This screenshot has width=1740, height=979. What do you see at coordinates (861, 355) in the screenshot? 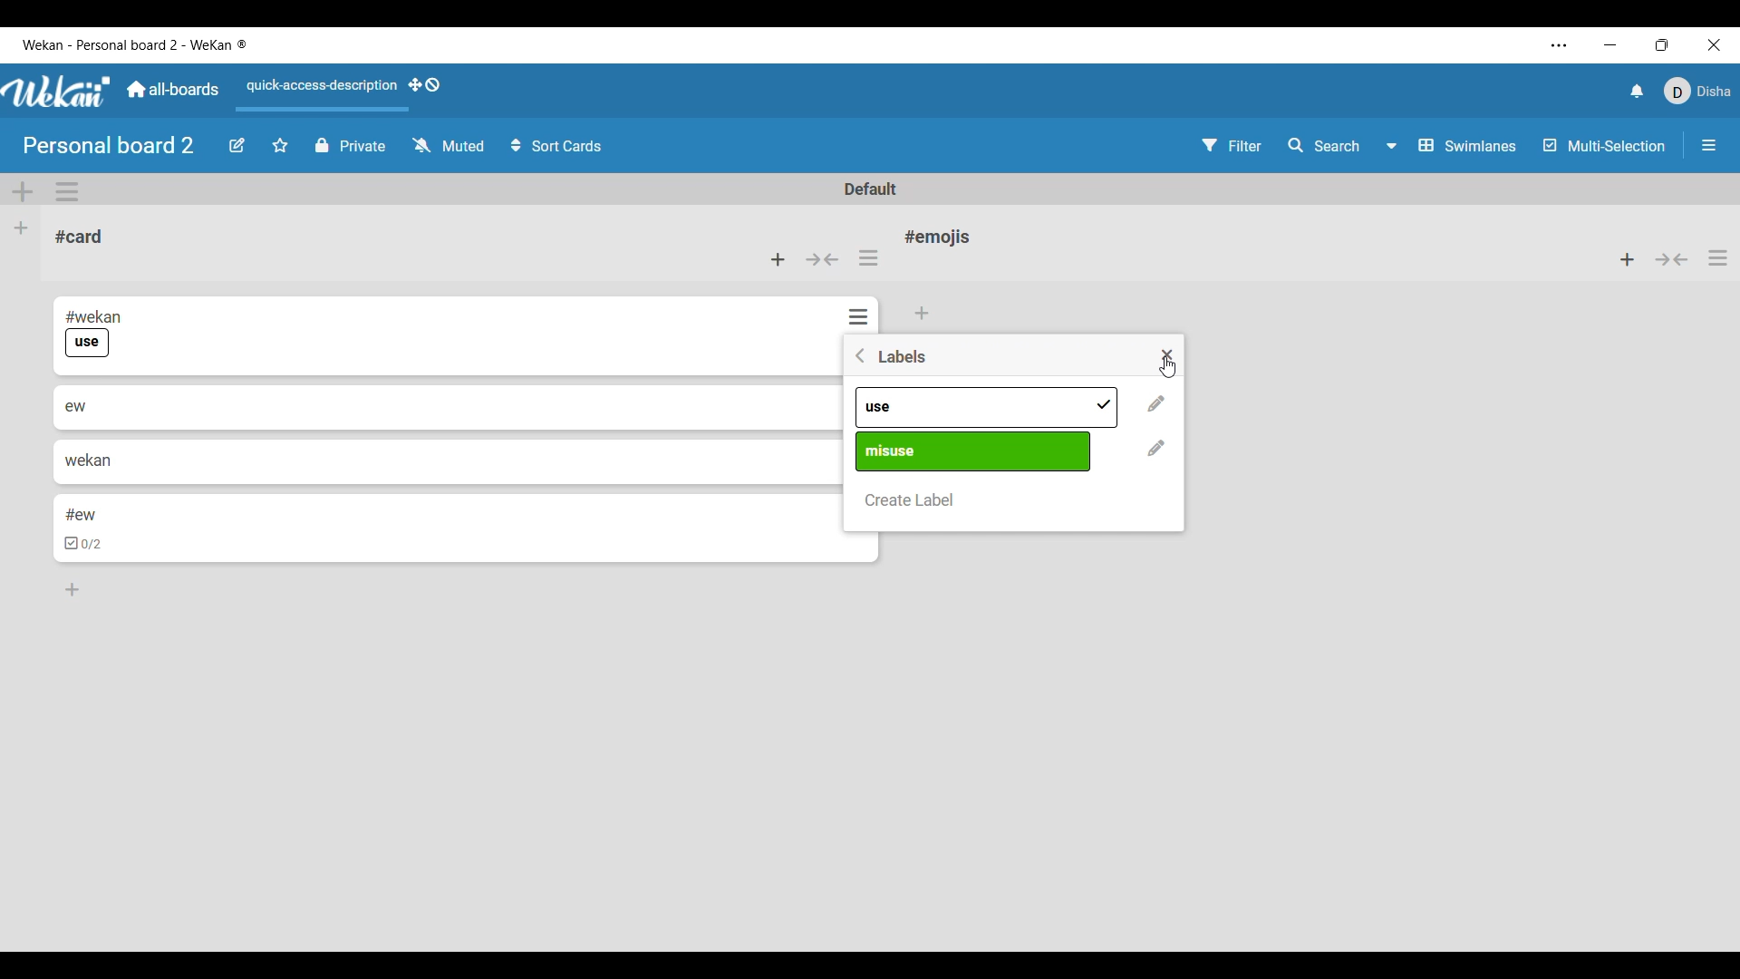
I see `Go back` at bounding box center [861, 355].